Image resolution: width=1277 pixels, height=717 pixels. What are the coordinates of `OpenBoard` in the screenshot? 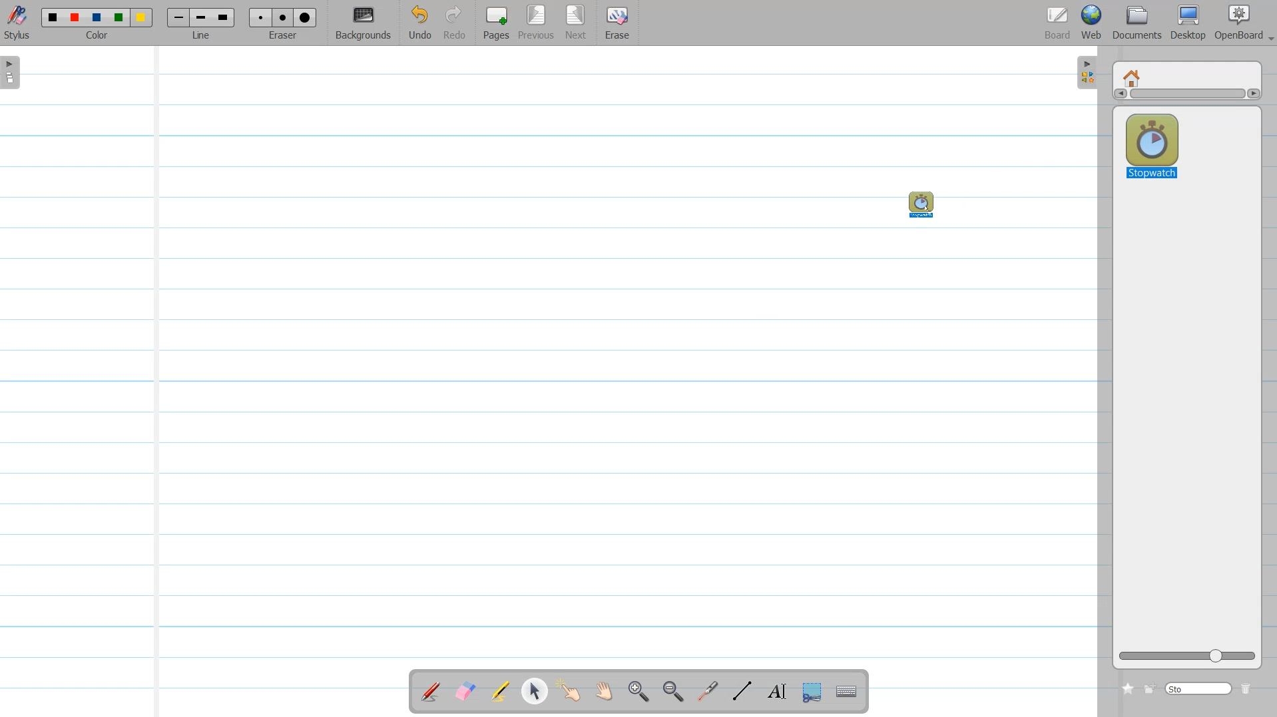 It's located at (1236, 23).